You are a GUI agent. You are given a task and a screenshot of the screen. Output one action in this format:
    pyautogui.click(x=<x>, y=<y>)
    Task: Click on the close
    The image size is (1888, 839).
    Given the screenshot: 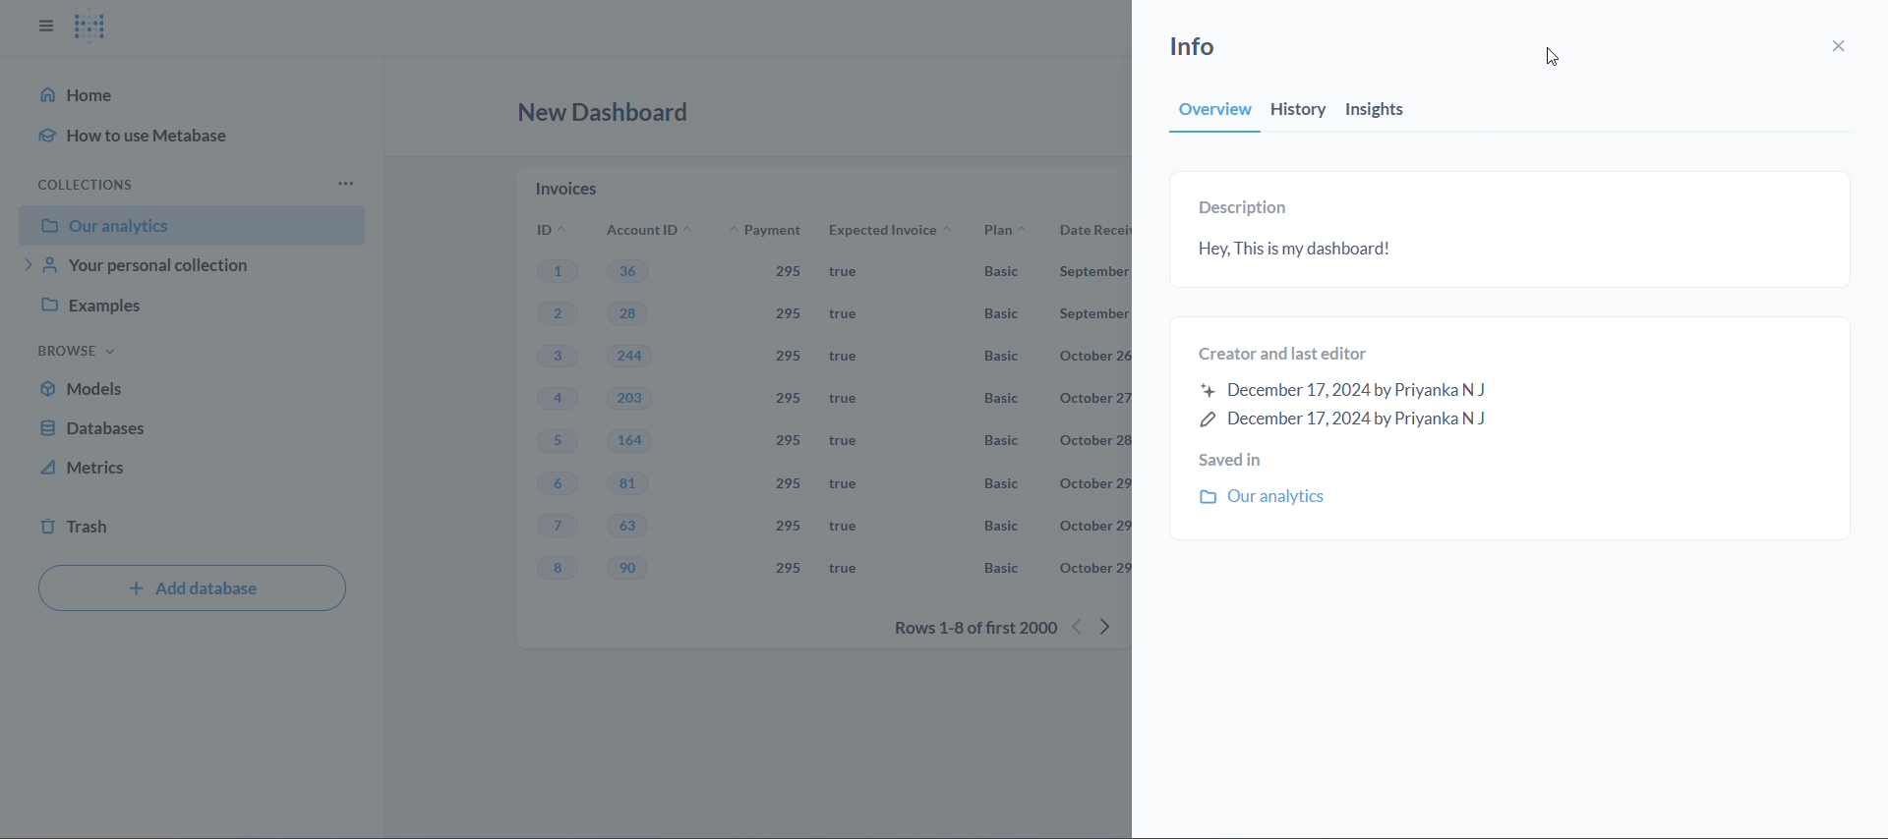 What is the action you would take?
    pyautogui.click(x=1844, y=43)
    